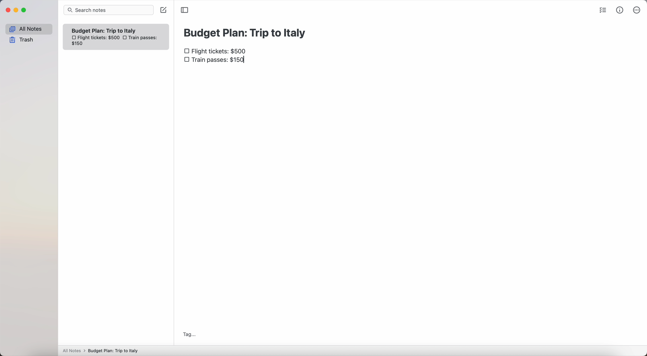  What do you see at coordinates (79, 44) in the screenshot?
I see `150` at bounding box center [79, 44].